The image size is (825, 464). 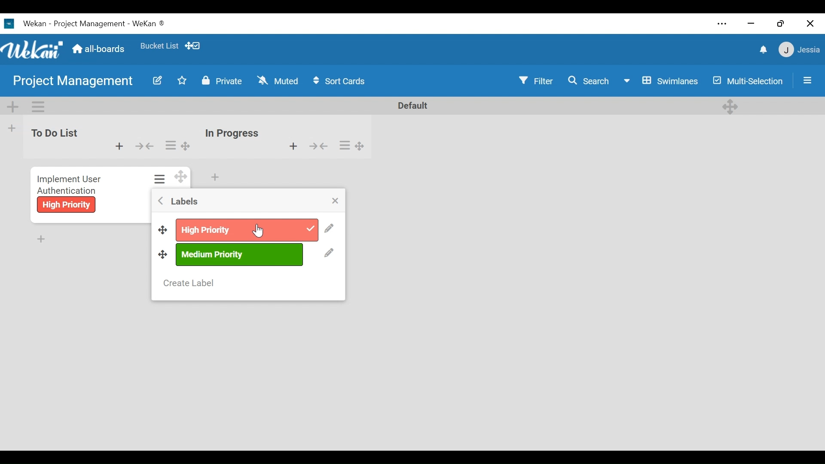 What do you see at coordinates (329, 254) in the screenshot?
I see `edit` at bounding box center [329, 254].